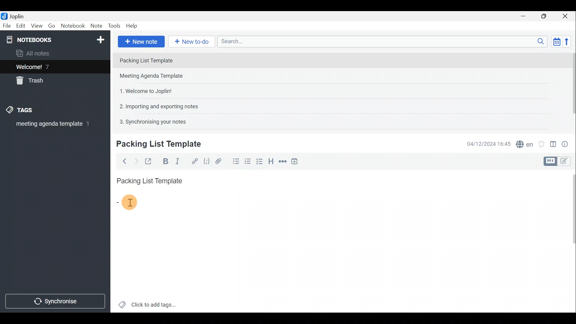 The width and height of the screenshot is (576, 324). What do you see at coordinates (546, 16) in the screenshot?
I see `Maximise` at bounding box center [546, 16].